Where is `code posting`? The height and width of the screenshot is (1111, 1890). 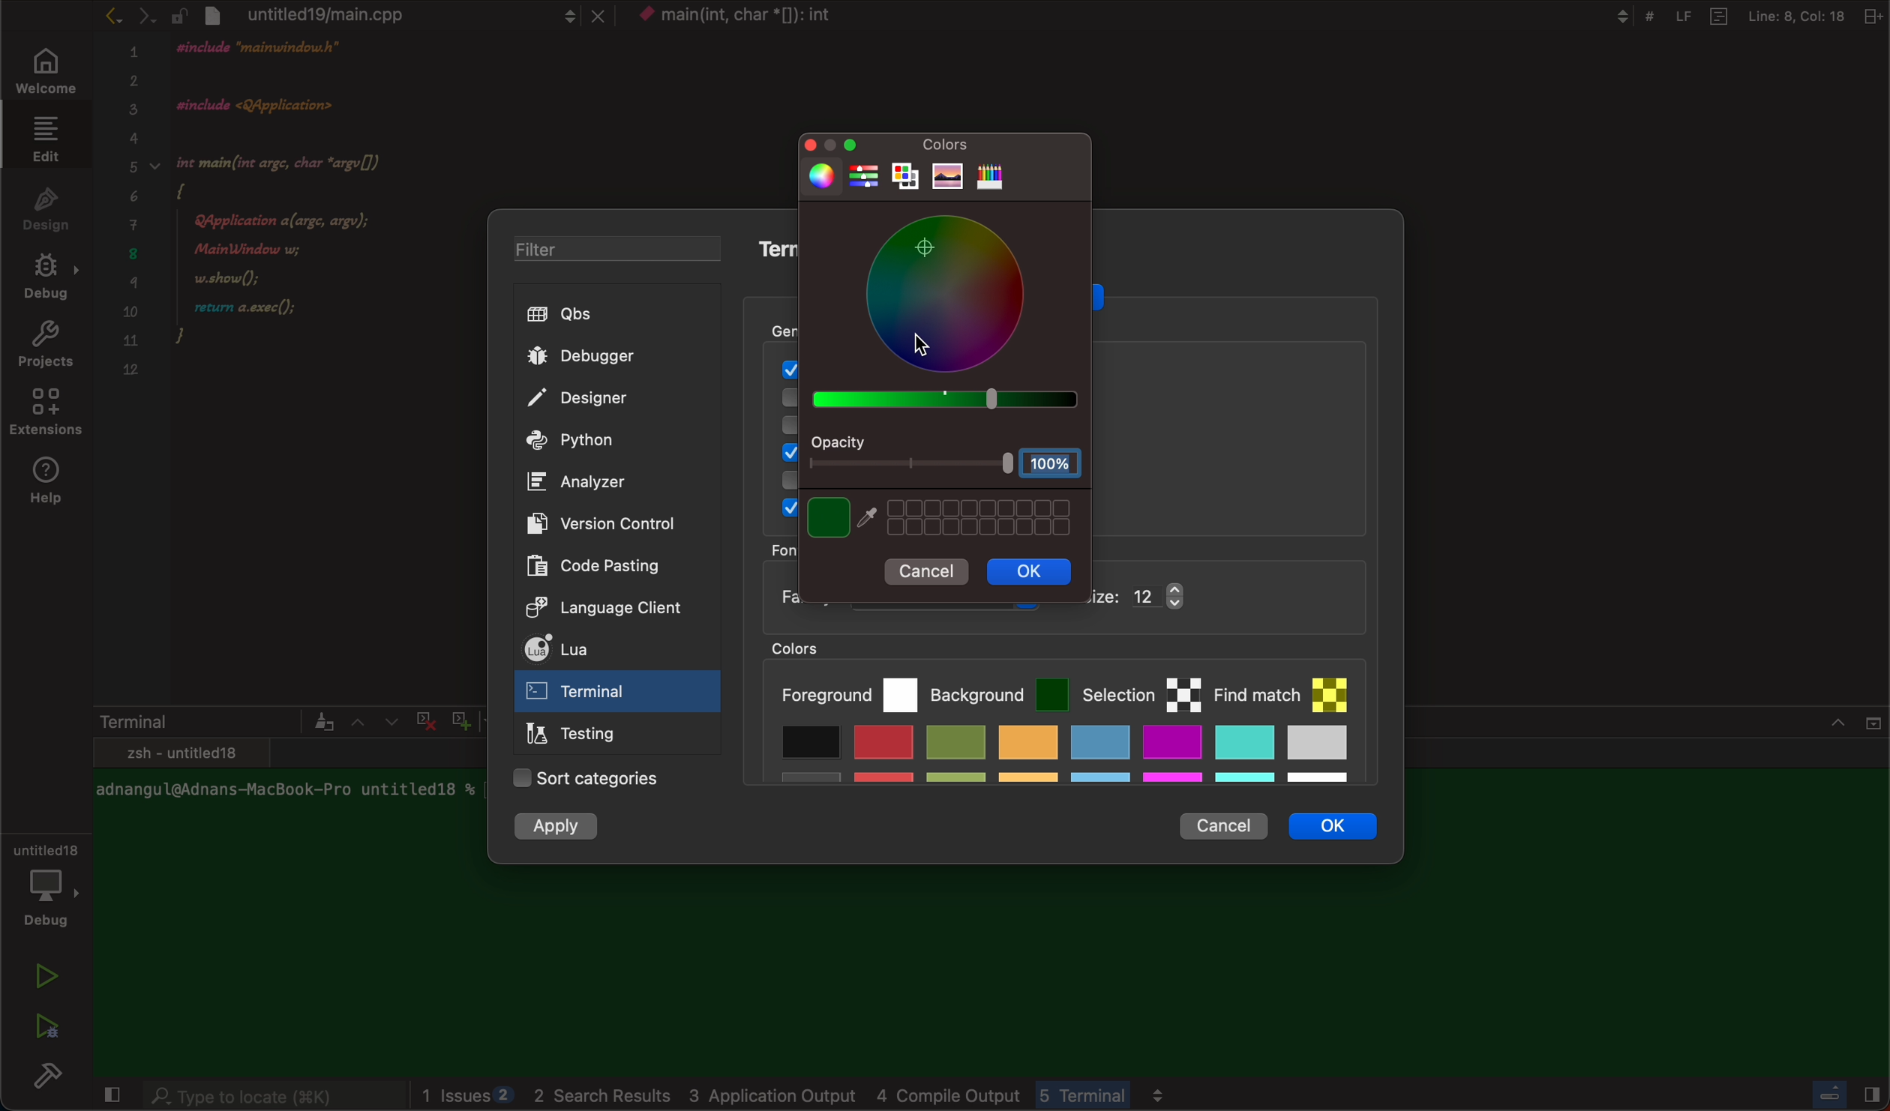
code posting is located at coordinates (604, 565).